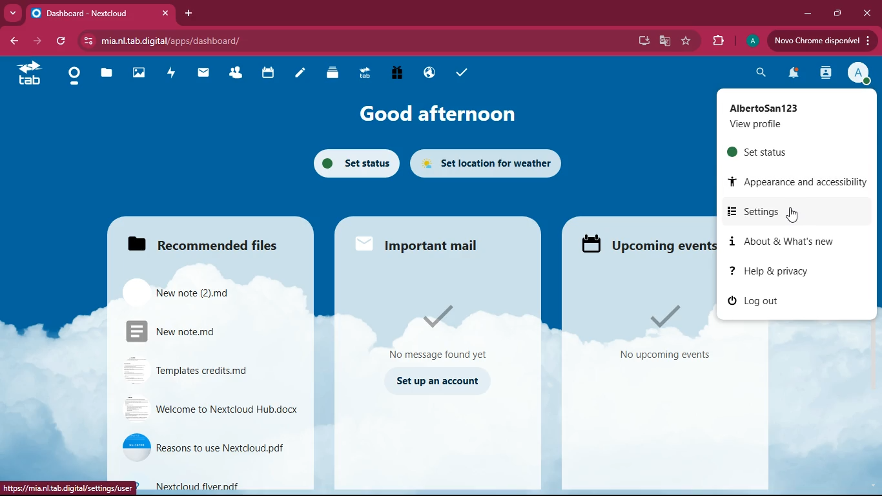 This screenshot has width=882, height=496. Describe the element at coordinates (835, 14) in the screenshot. I see `maximize` at that location.